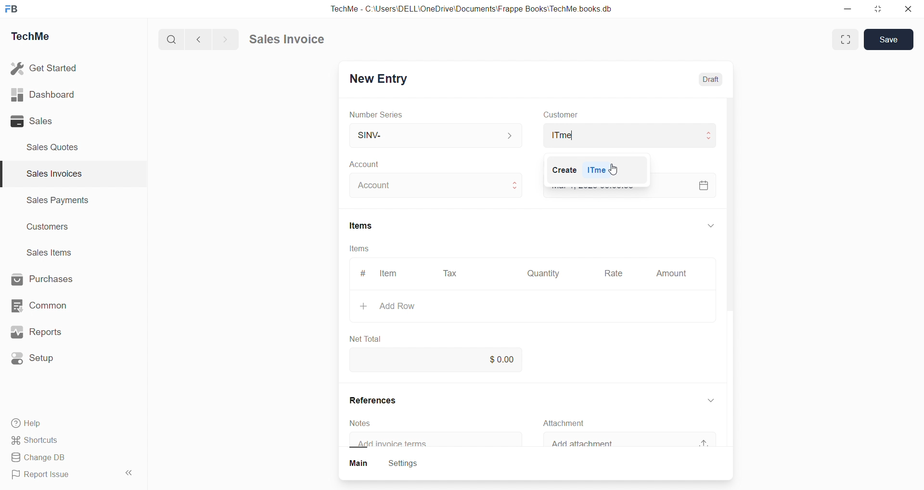 The height and width of the screenshot is (490, 924). Describe the element at coordinates (53, 202) in the screenshot. I see `Sales Payments` at that location.